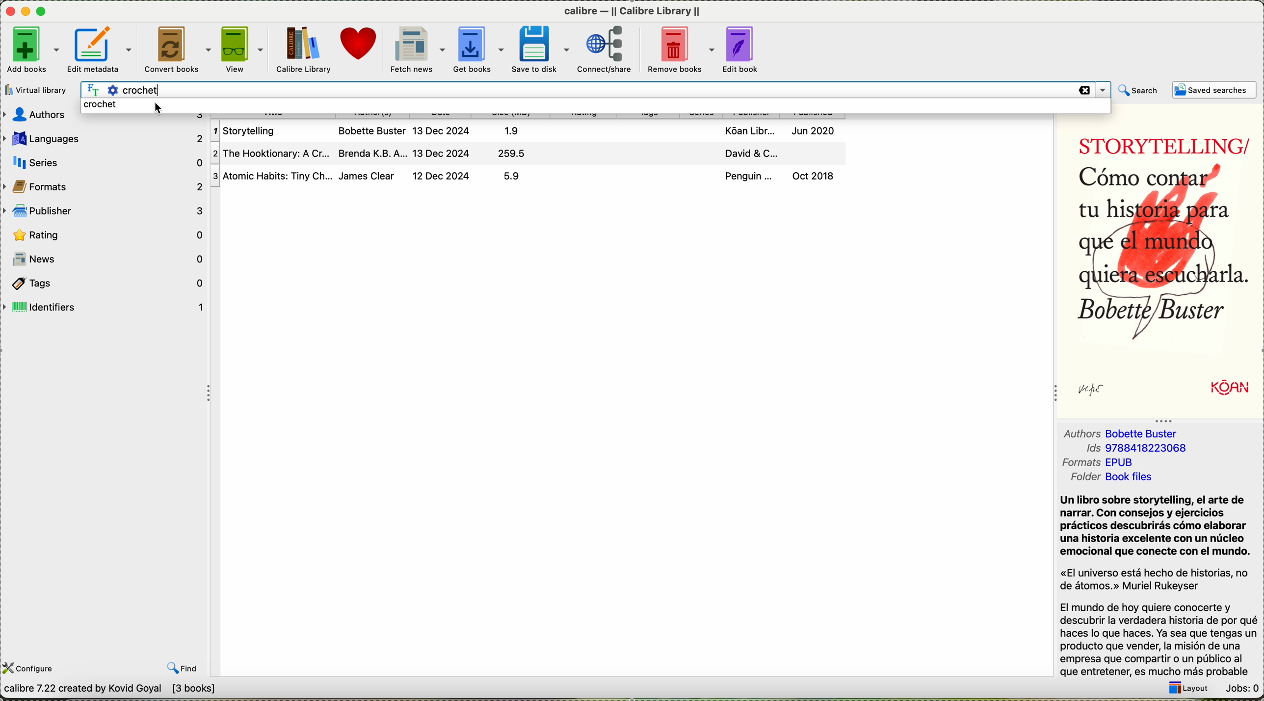 This screenshot has width=1264, height=701. I want to click on configure, so click(30, 667).